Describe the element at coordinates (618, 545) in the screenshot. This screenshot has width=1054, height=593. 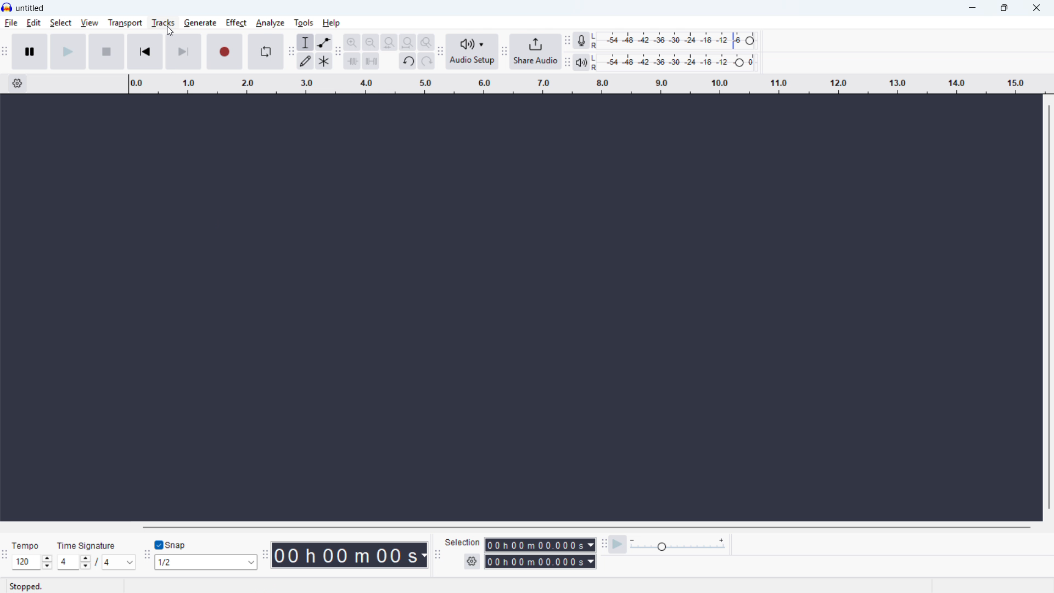
I see `Play at speed ` at that location.